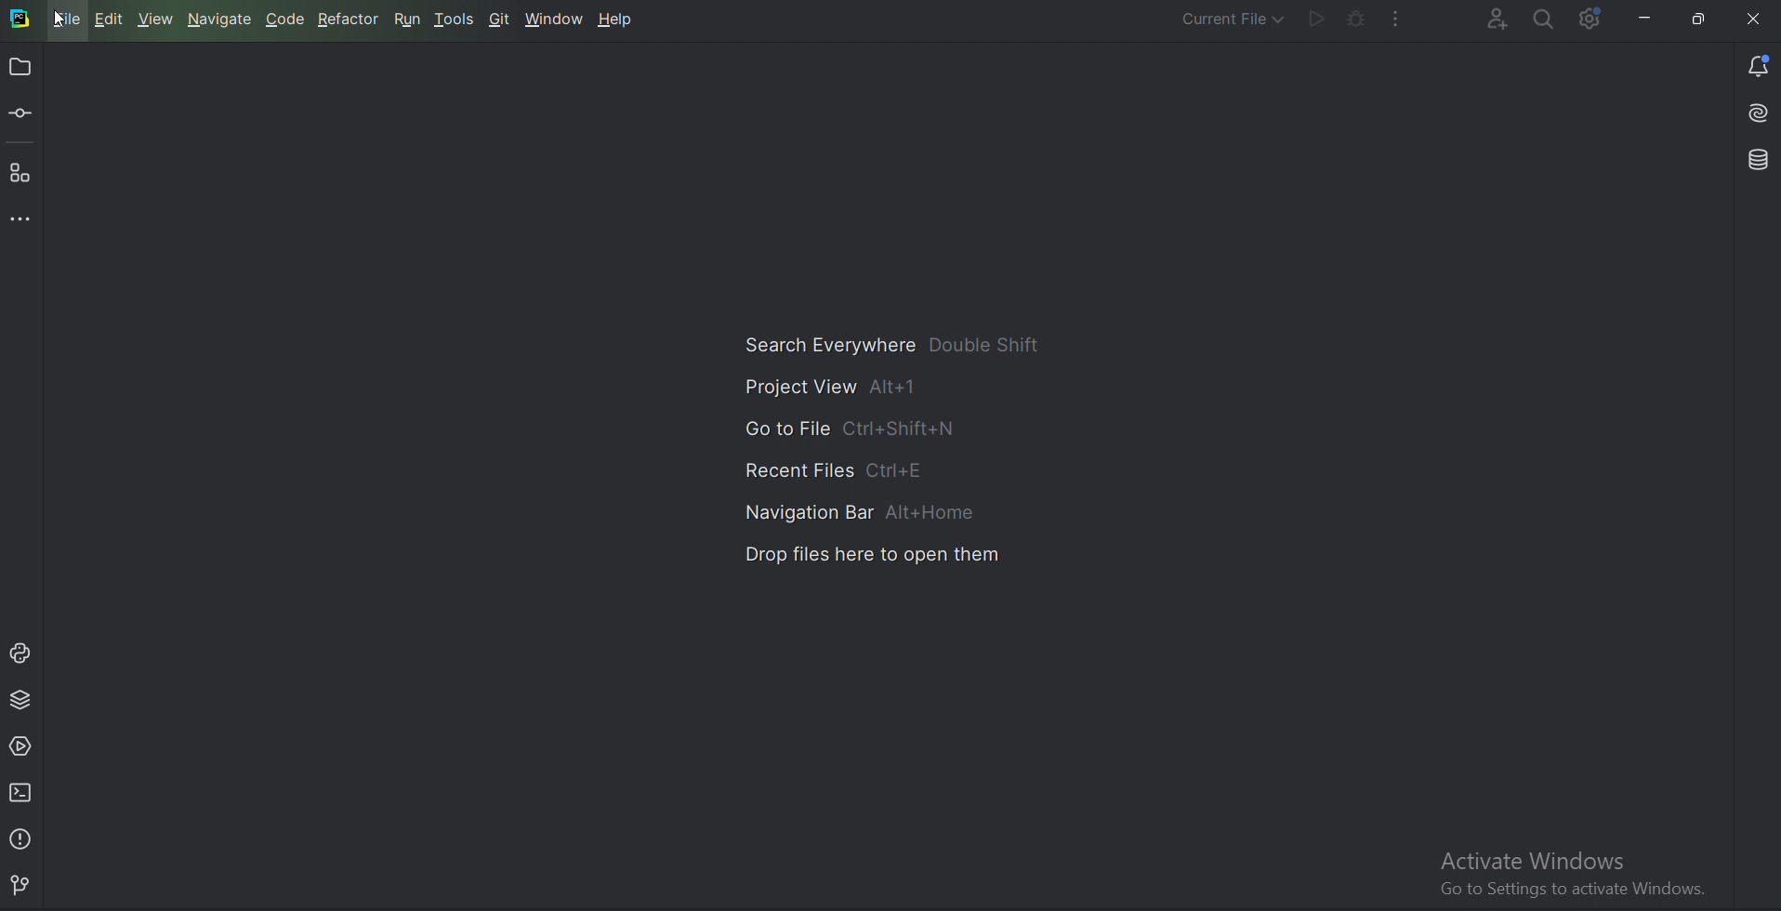 The height and width of the screenshot is (911, 1781). Describe the element at coordinates (1232, 17) in the screenshot. I see `Current file` at that location.